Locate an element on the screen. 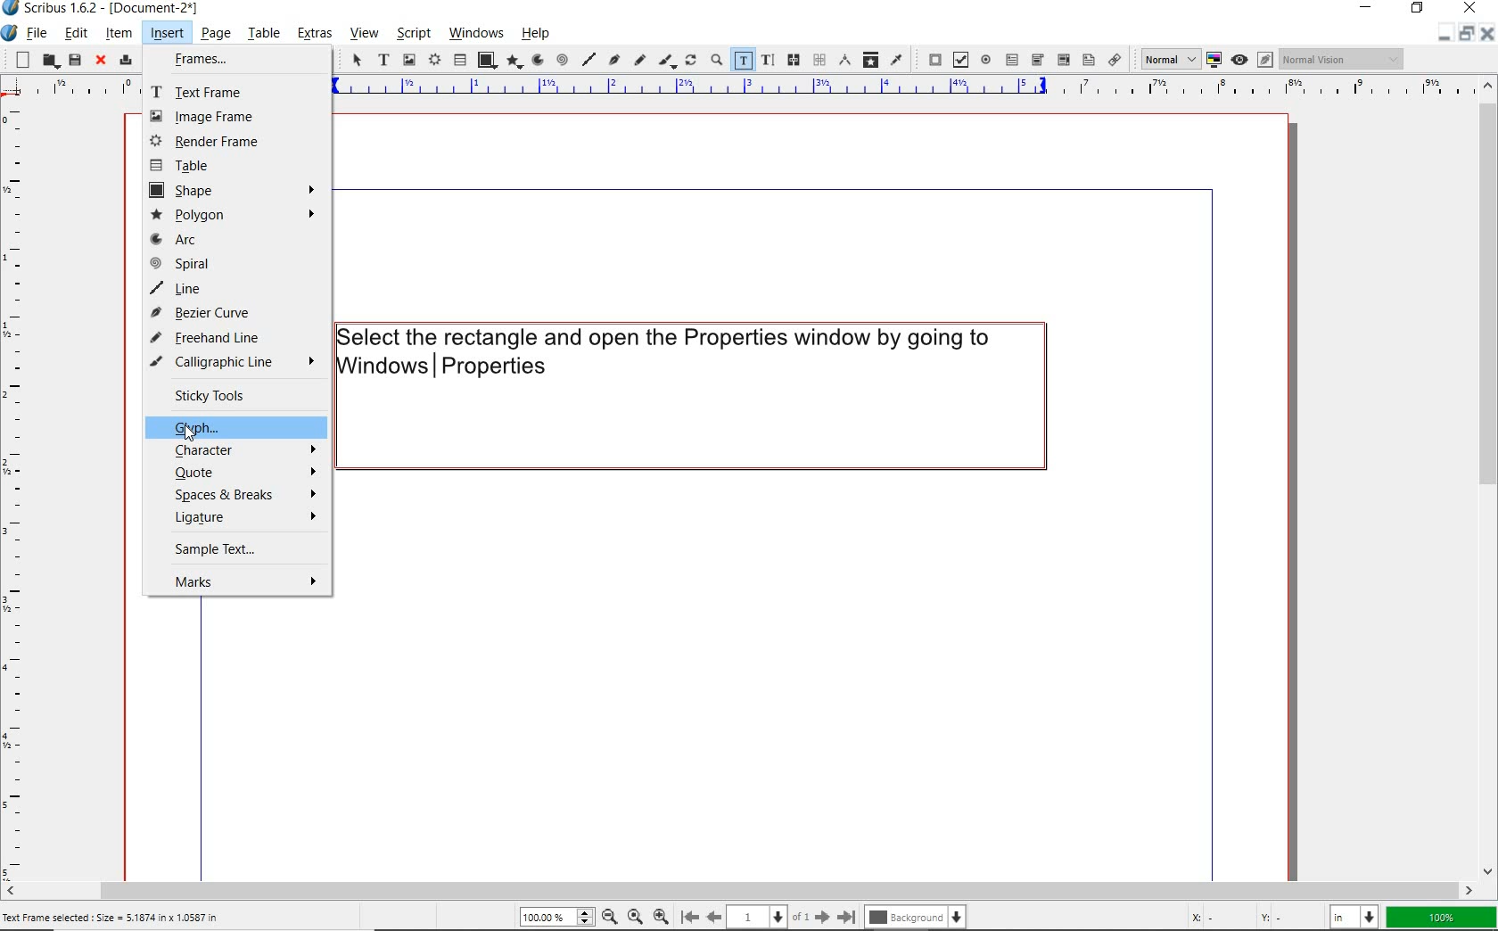  item is located at coordinates (117, 33).